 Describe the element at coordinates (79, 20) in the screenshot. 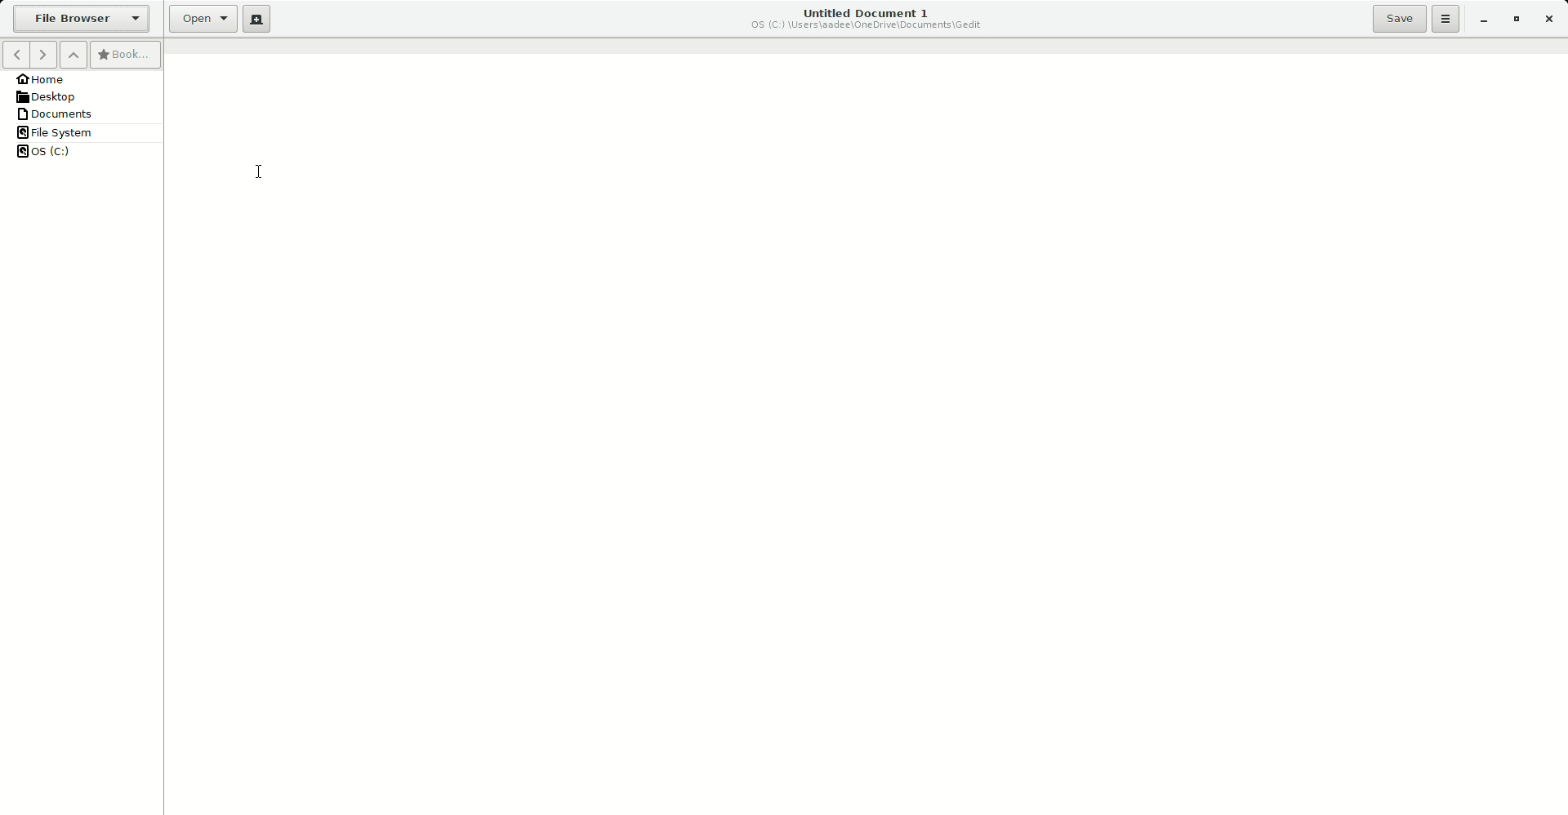

I see `File Browser` at that location.